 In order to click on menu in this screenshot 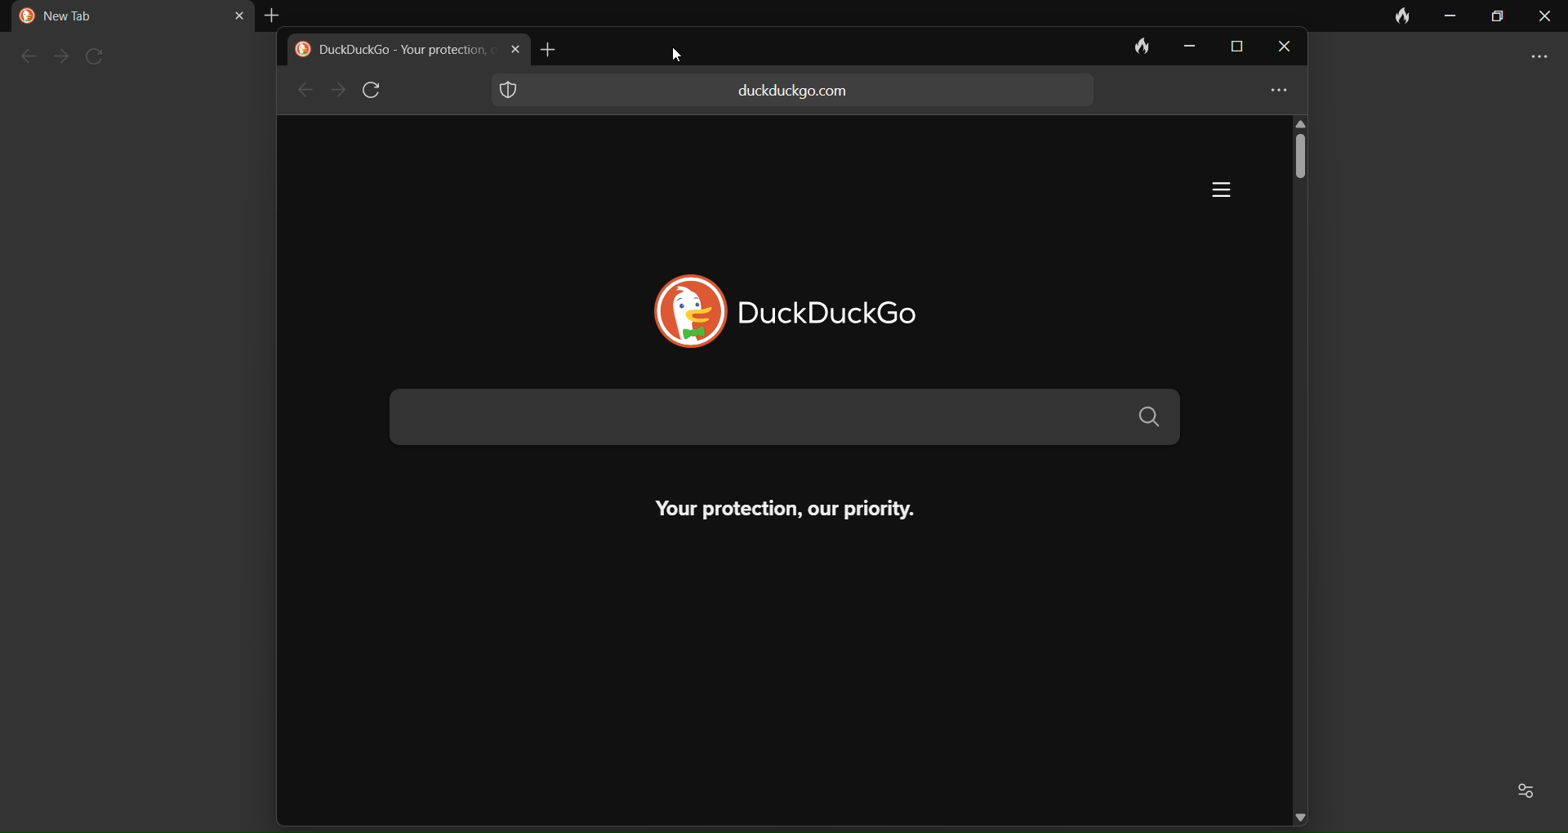, I will do `click(1274, 92)`.